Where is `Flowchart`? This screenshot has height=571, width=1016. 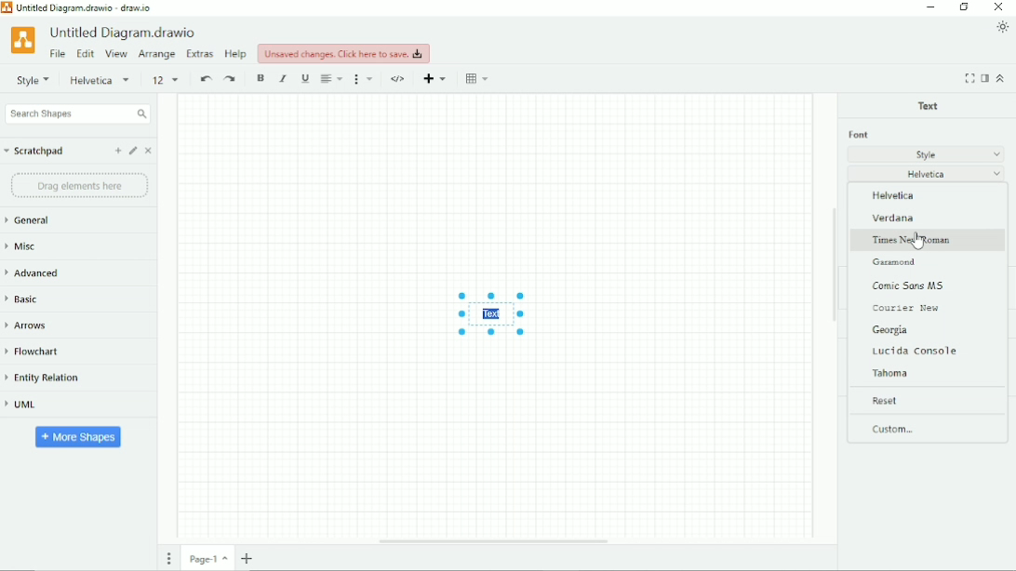
Flowchart is located at coordinates (37, 352).